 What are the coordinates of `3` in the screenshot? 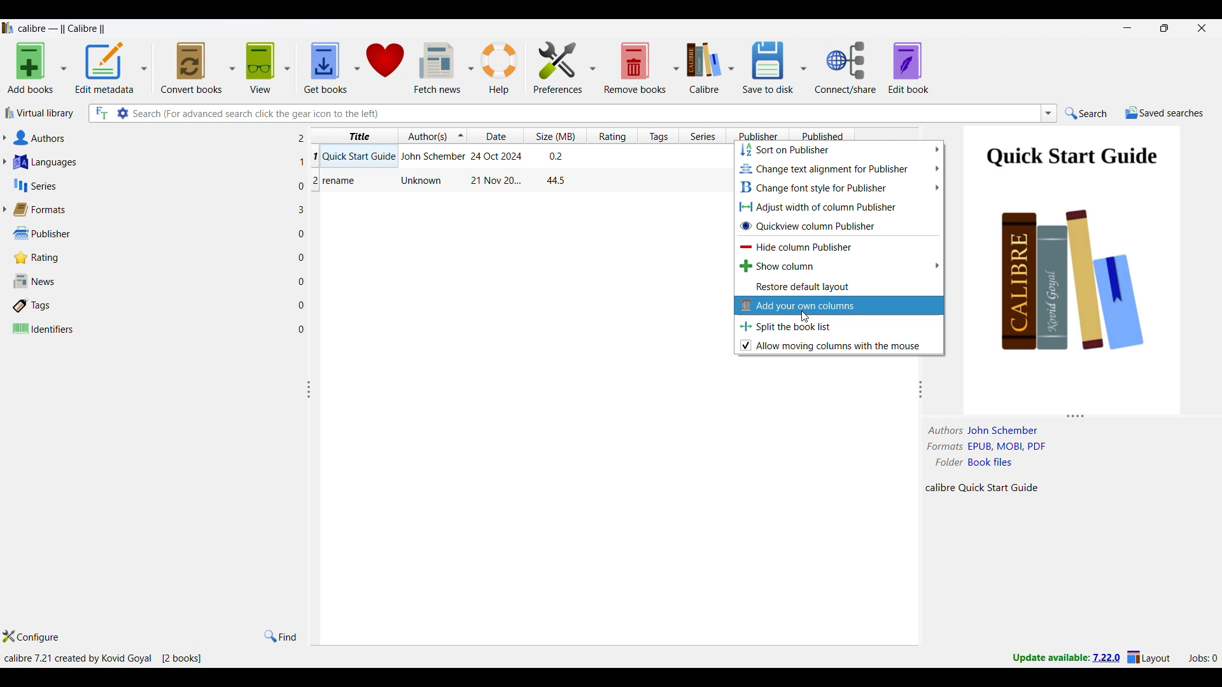 It's located at (304, 209).